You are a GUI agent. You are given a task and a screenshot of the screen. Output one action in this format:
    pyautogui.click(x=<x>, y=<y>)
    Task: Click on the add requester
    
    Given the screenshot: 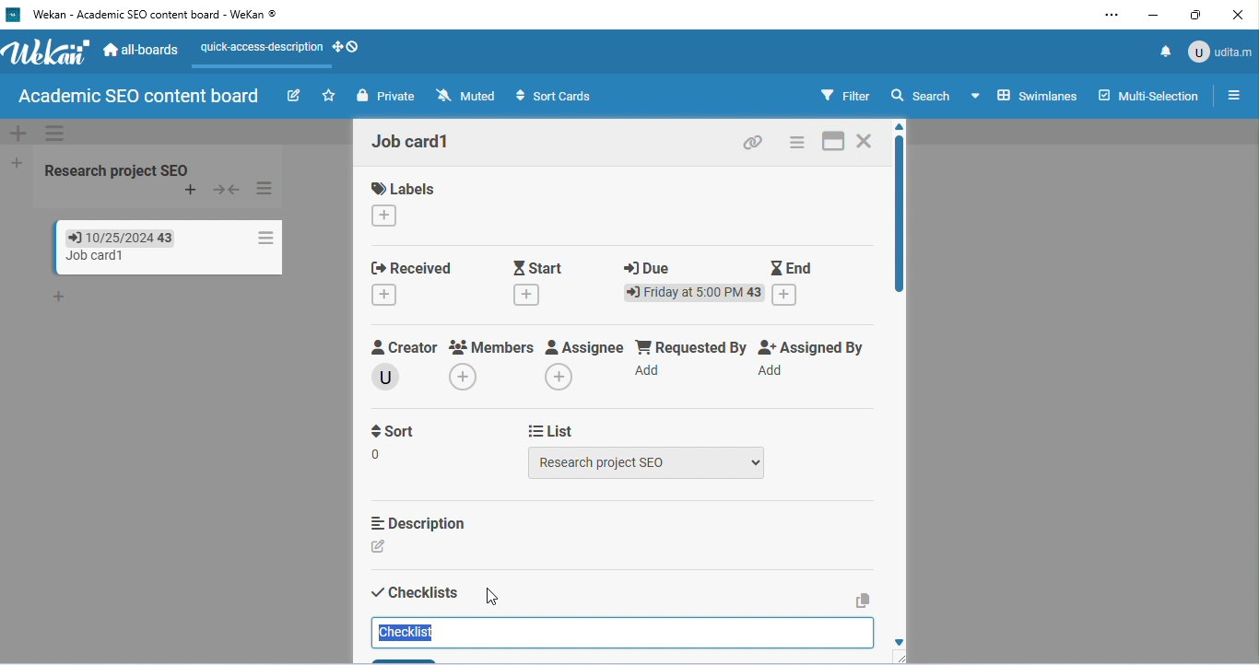 What is the action you would take?
    pyautogui.click(x=651, y=371)
    